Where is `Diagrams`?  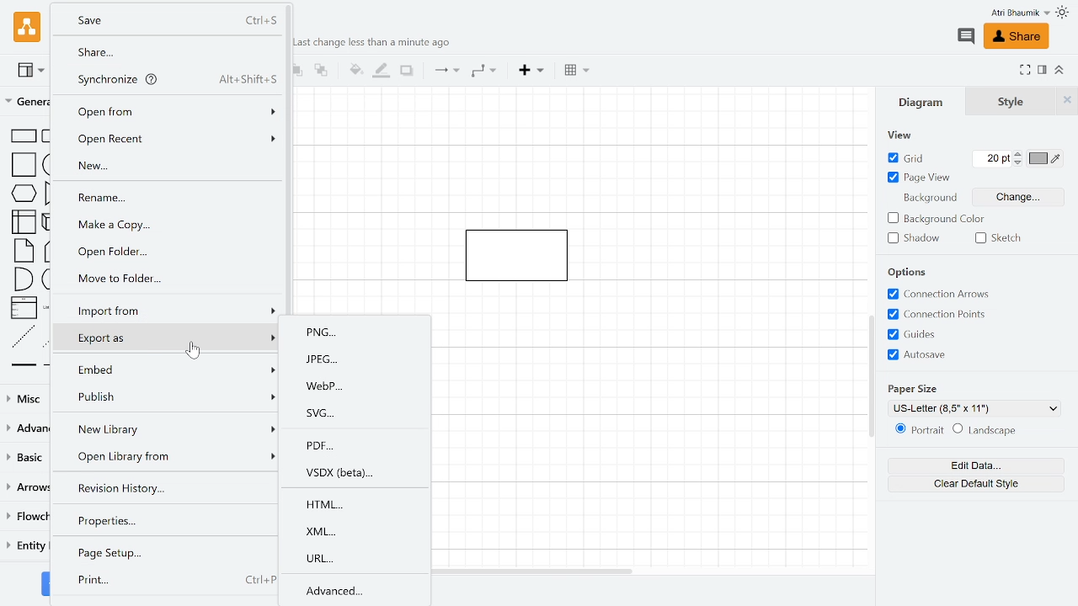 Diagrams is located at coordinates (922, 104).